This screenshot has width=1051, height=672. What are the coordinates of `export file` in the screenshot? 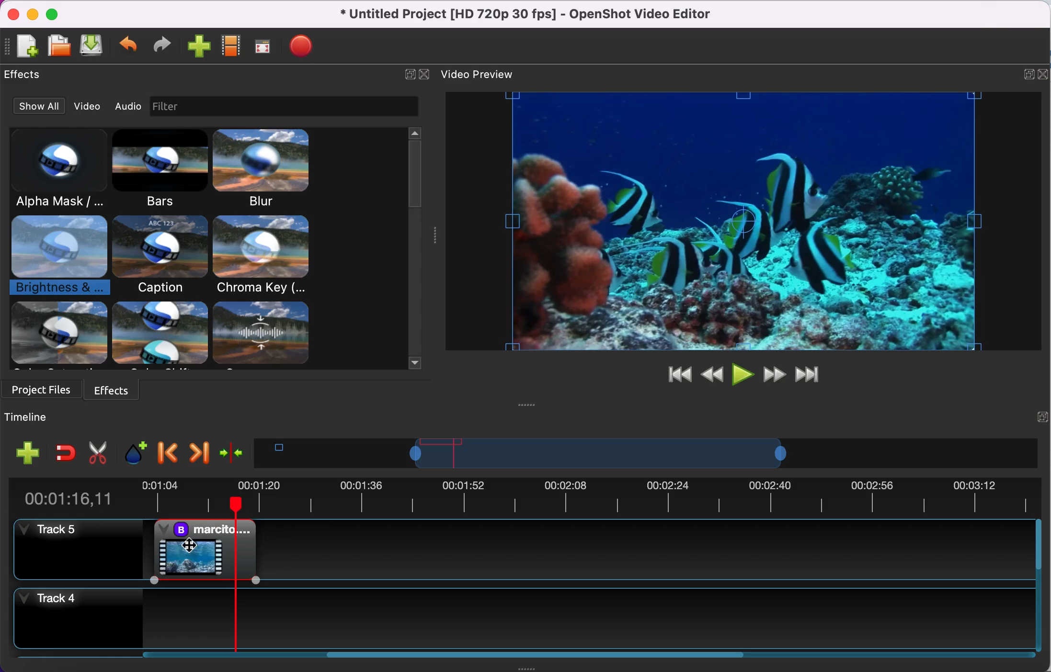 It's located at (304, 48).